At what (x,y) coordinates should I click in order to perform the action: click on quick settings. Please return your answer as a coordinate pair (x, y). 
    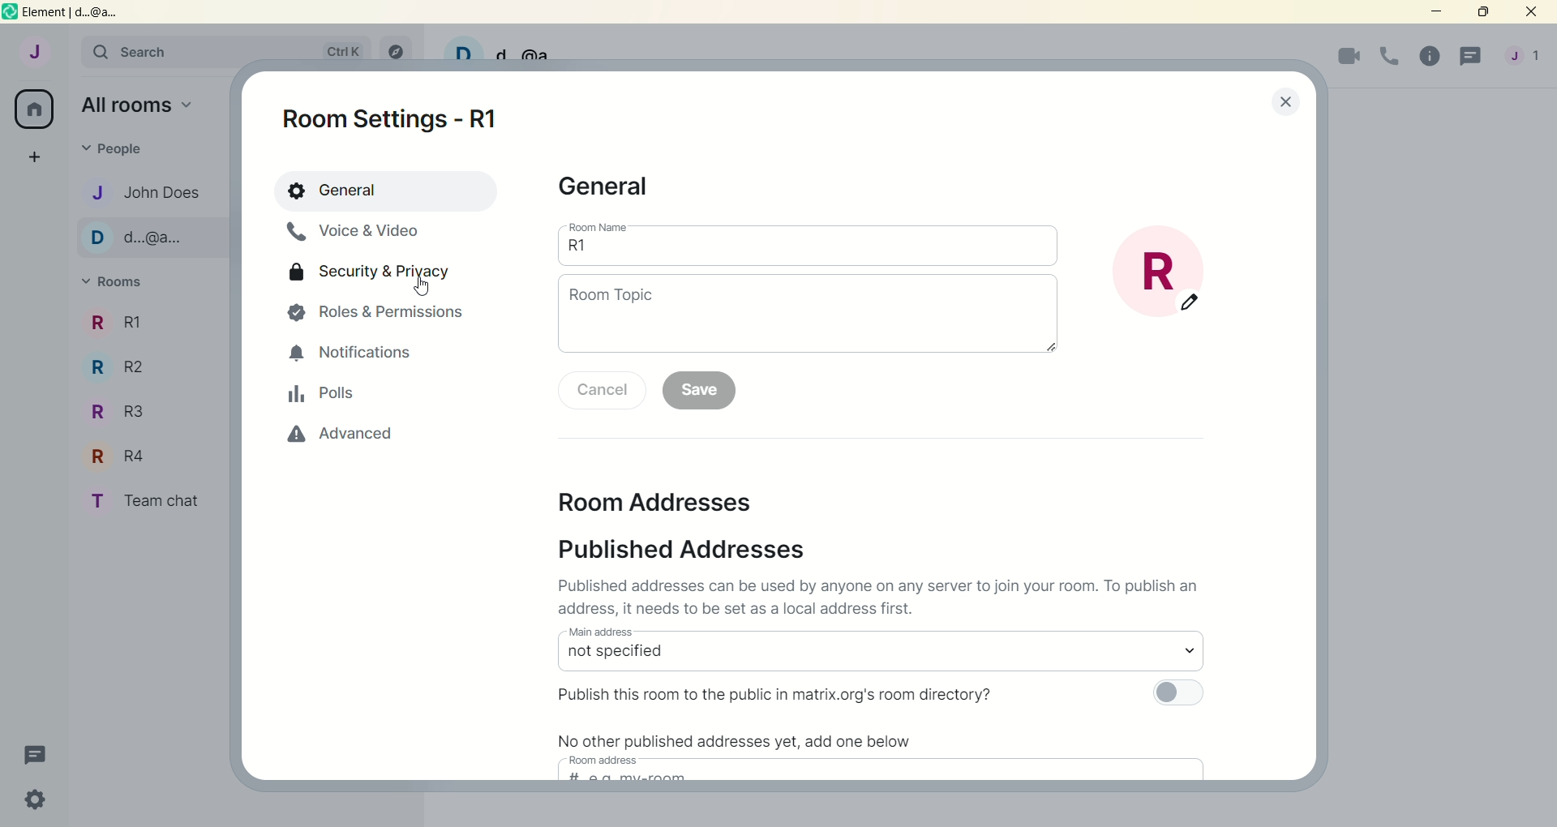
    Looking at the image, I should click on (32, 799).